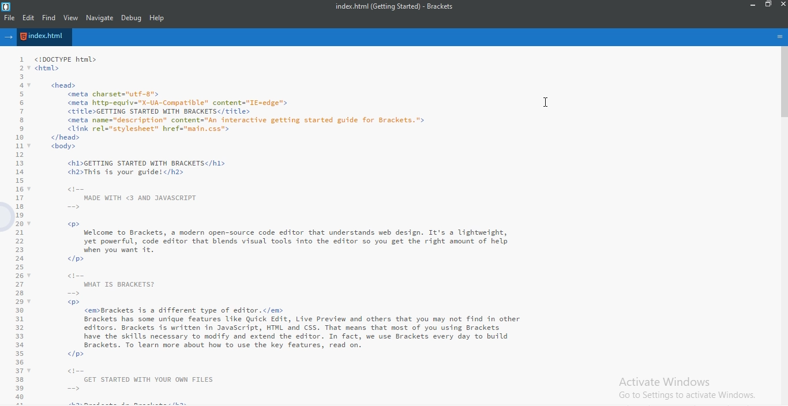 The image size is (788, 406). I want to click on navigate, so click(100, 18).